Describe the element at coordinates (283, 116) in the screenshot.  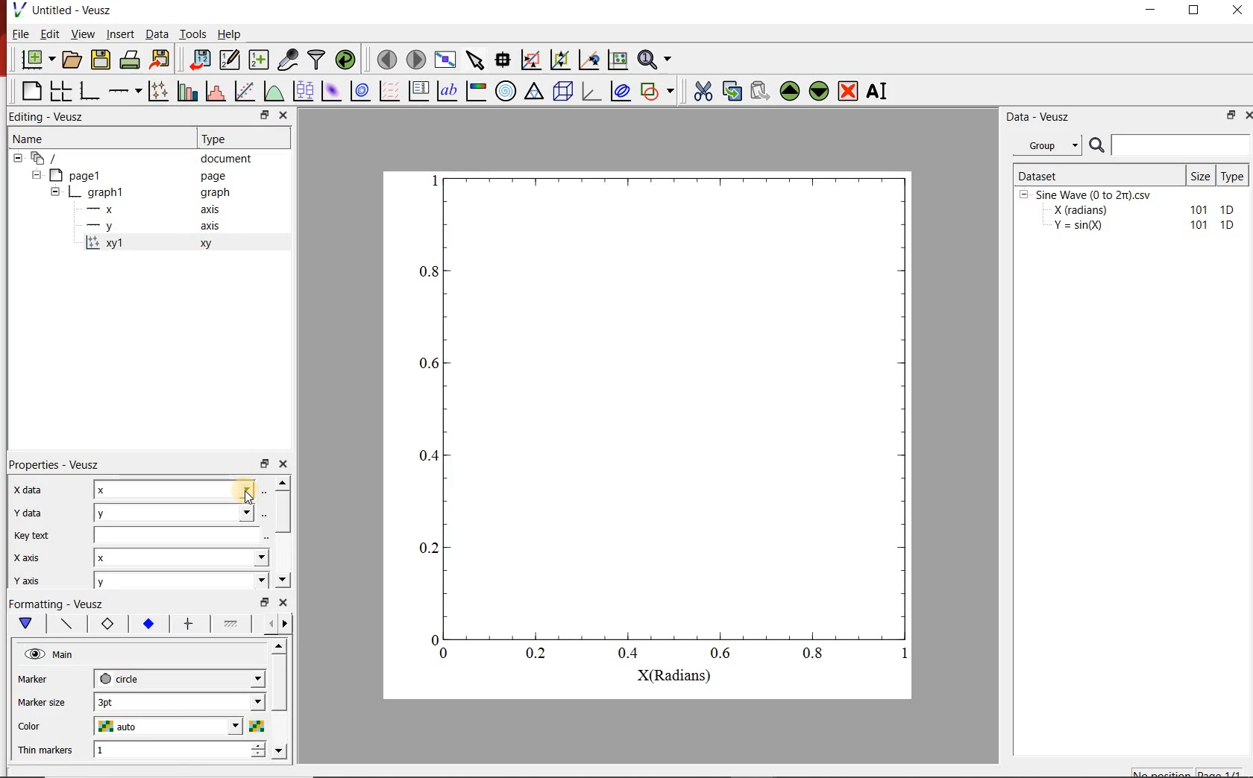
I see `Close` at that location.